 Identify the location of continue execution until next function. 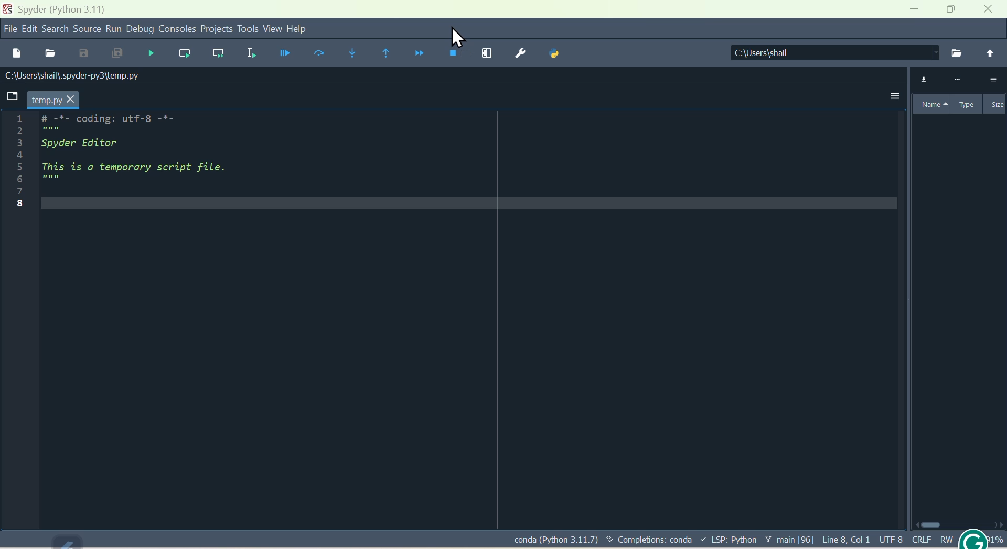
(414, 53).